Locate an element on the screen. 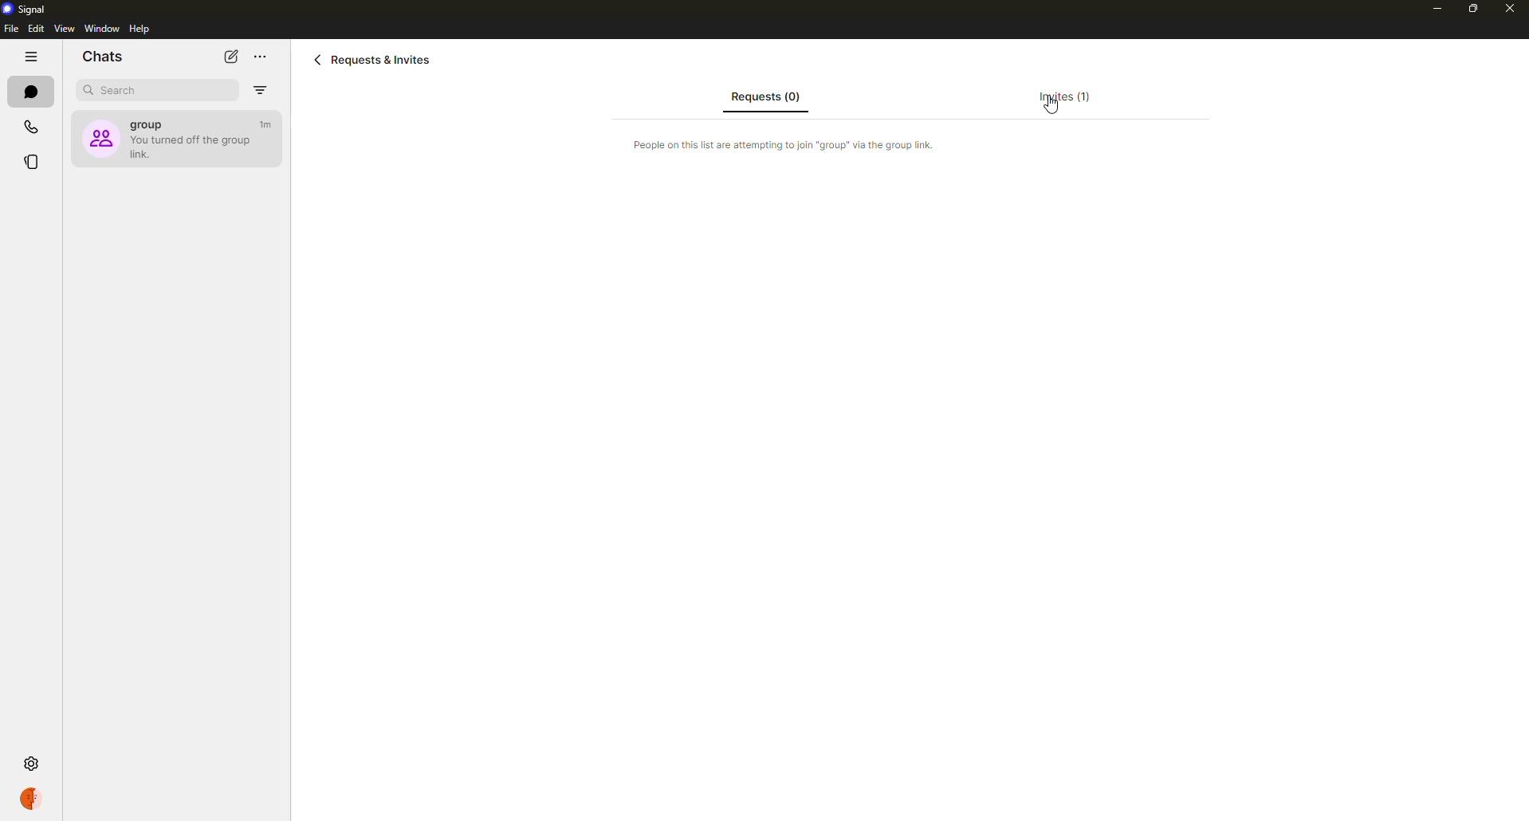  help is located at coordinates (138, 29).